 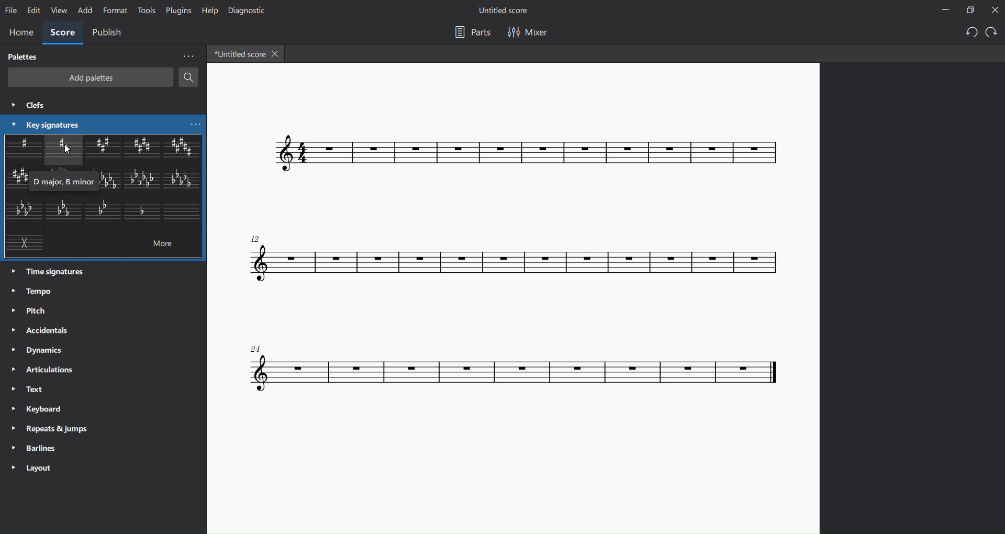 What do you see at coordinates (34, 449) in the screenshot?
I see `barlines` at bounding box center [34, 449].